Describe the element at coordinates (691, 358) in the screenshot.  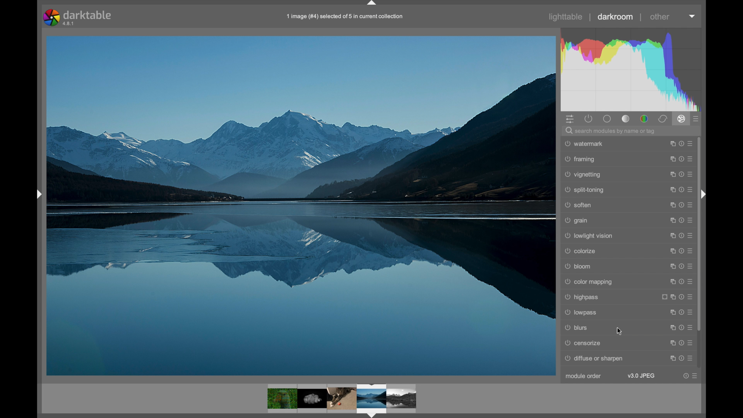
I see `more options` at that location.